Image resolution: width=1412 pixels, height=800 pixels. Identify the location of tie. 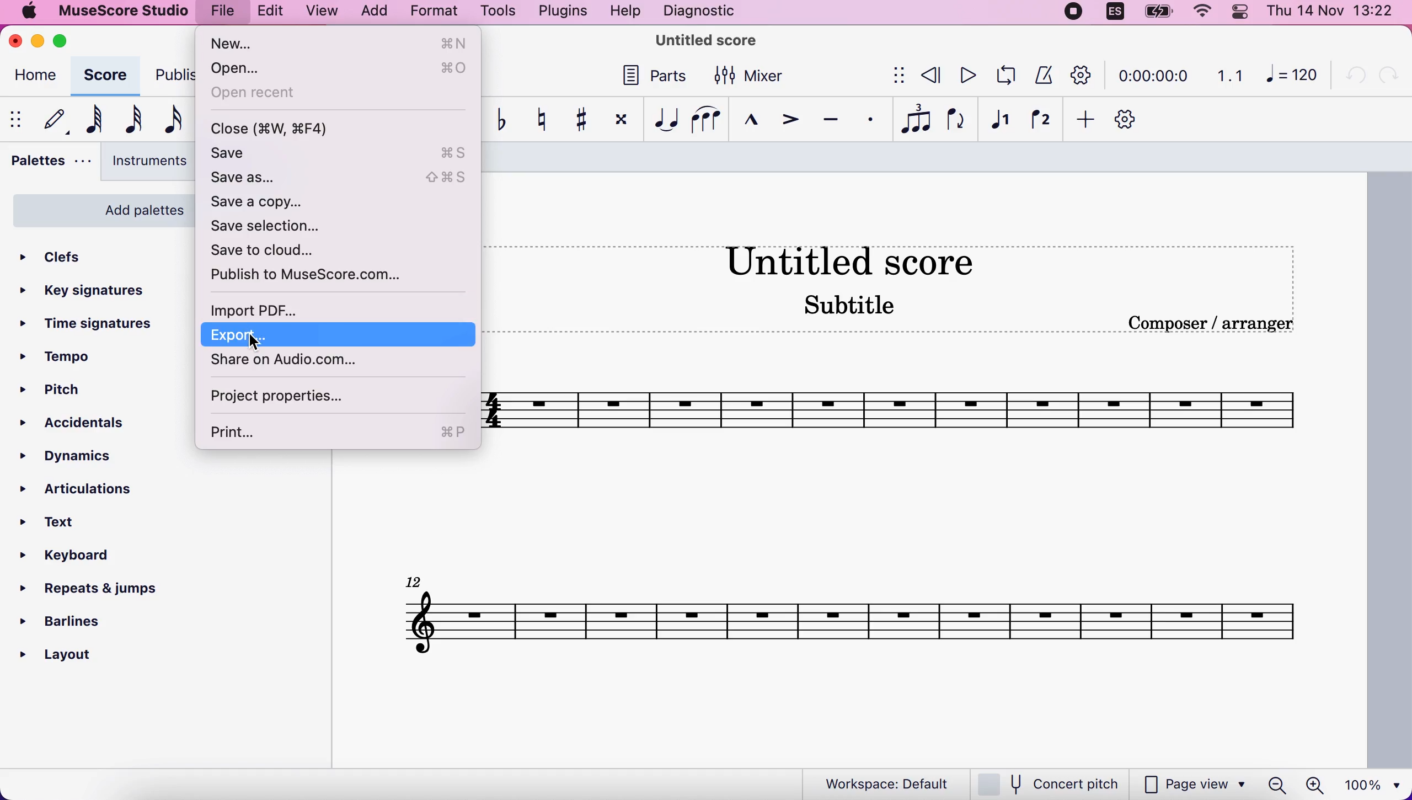
(665, 121).